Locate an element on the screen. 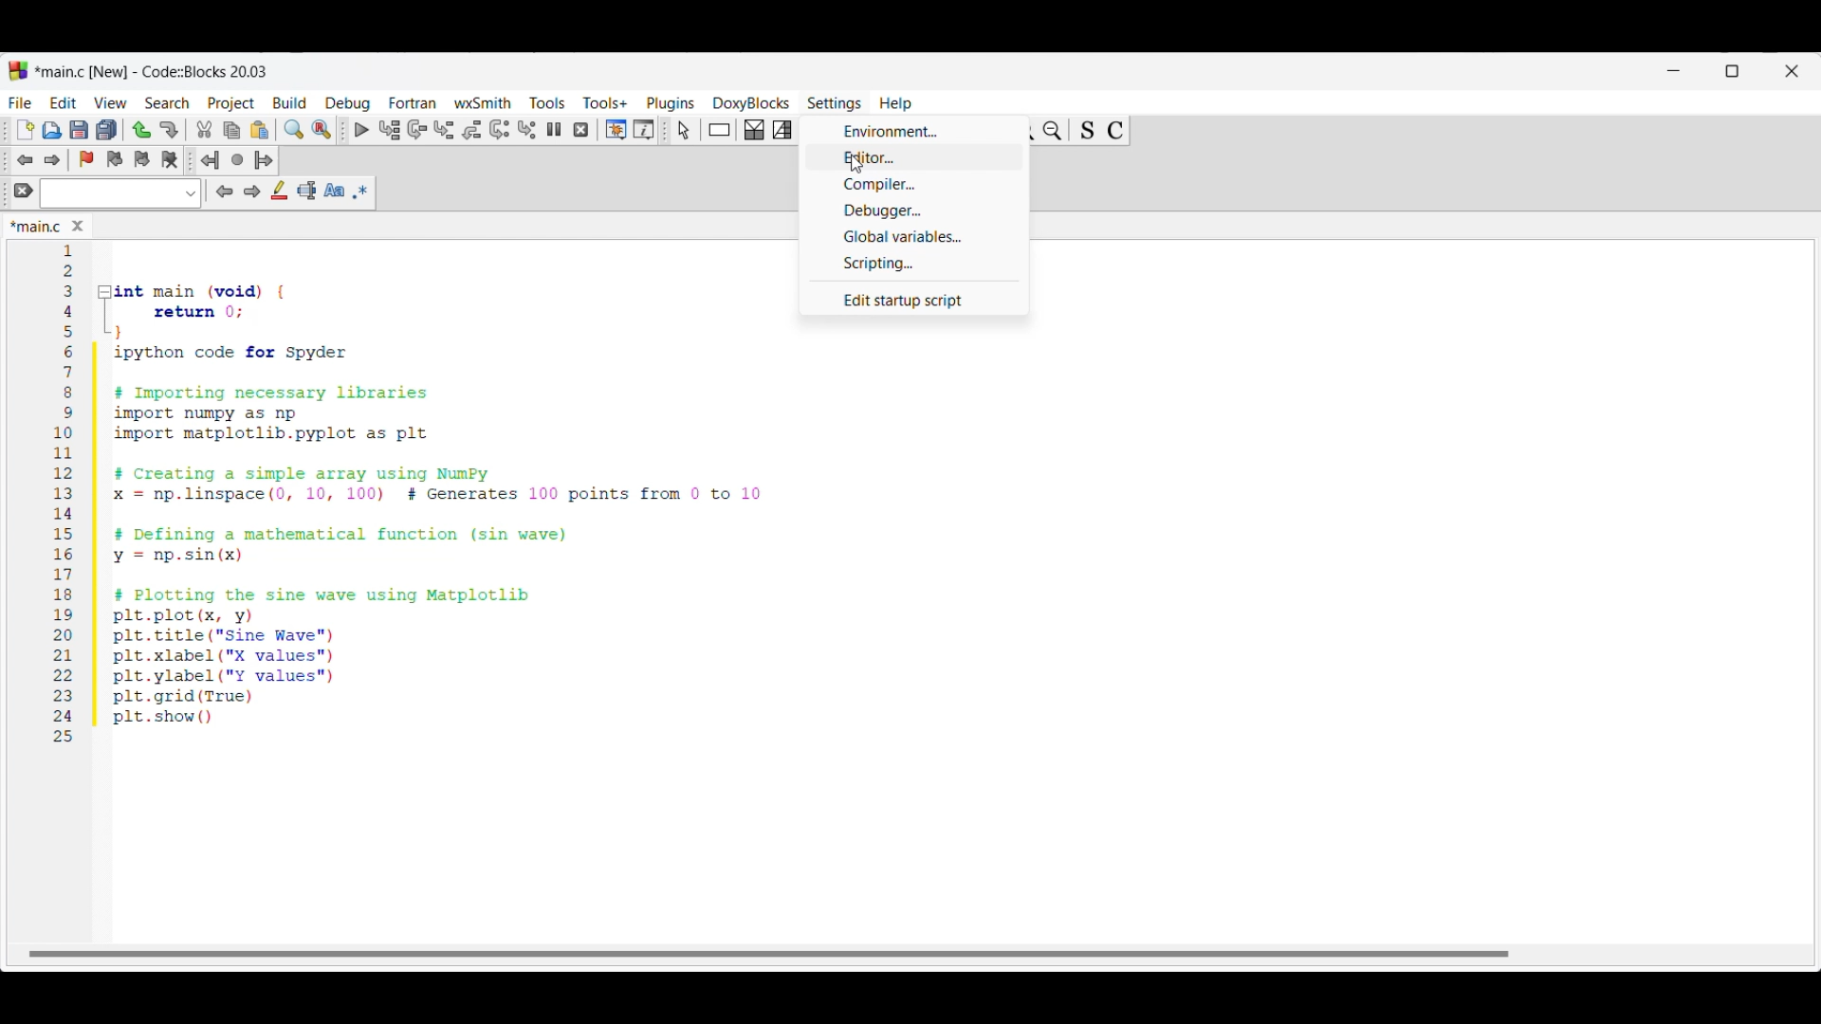  Edit startup script is located at coordinates (913, 300).